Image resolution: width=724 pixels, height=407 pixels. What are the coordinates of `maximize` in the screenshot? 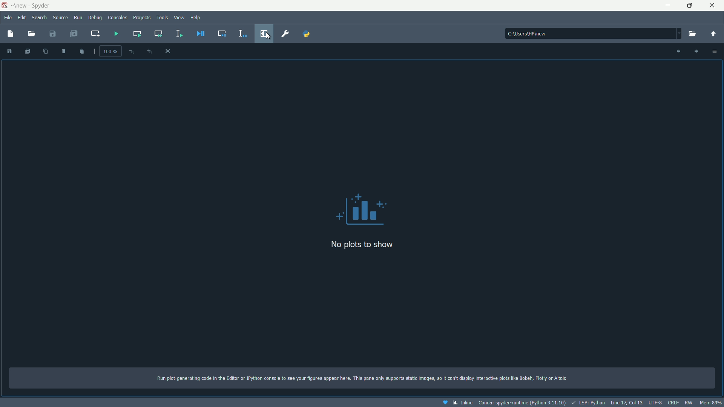 It's located at (691, 6).